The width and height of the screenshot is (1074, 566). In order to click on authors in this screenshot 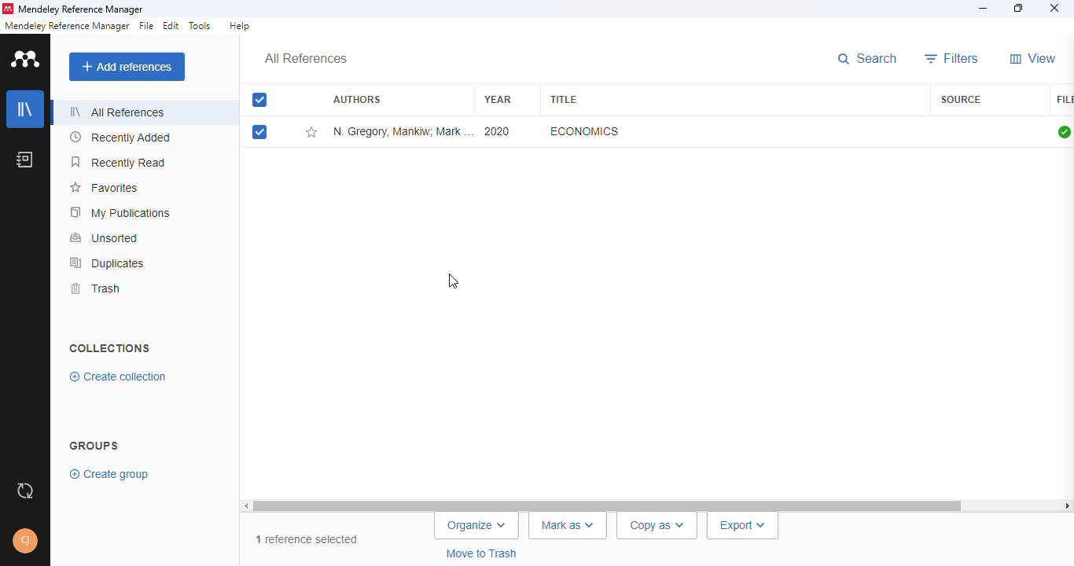, I will do `click(357, 98)`.